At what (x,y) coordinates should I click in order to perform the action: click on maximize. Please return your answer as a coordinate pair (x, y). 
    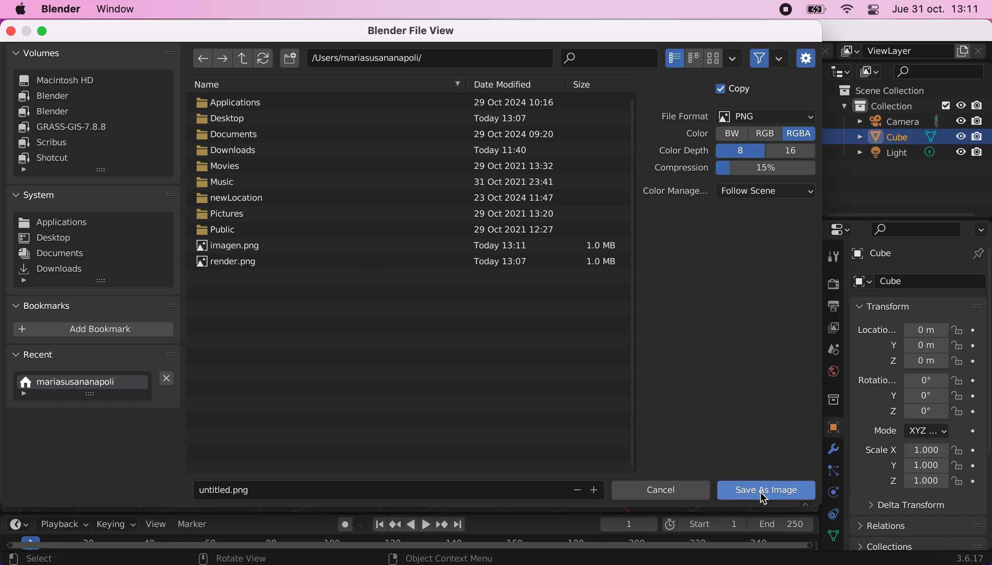
    Looking at the image, I should click on (45, 31).